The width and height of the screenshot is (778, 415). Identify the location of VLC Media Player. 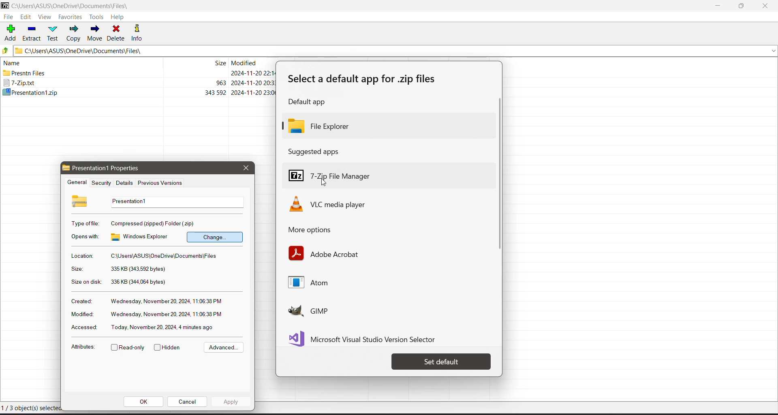
(340, 204).